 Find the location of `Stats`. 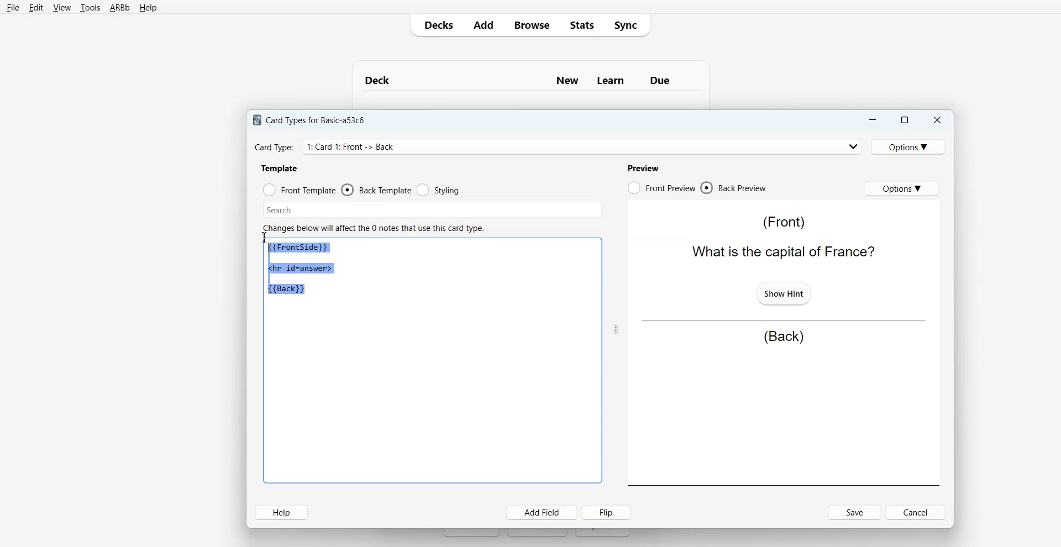

Stats is located at coordinates (581, 24).